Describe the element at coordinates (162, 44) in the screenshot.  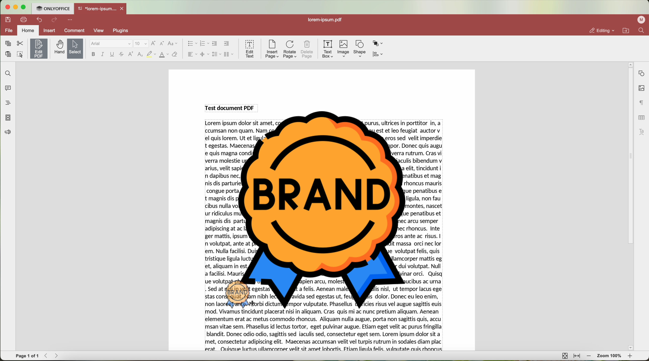
I see `decrement font size` at that location.